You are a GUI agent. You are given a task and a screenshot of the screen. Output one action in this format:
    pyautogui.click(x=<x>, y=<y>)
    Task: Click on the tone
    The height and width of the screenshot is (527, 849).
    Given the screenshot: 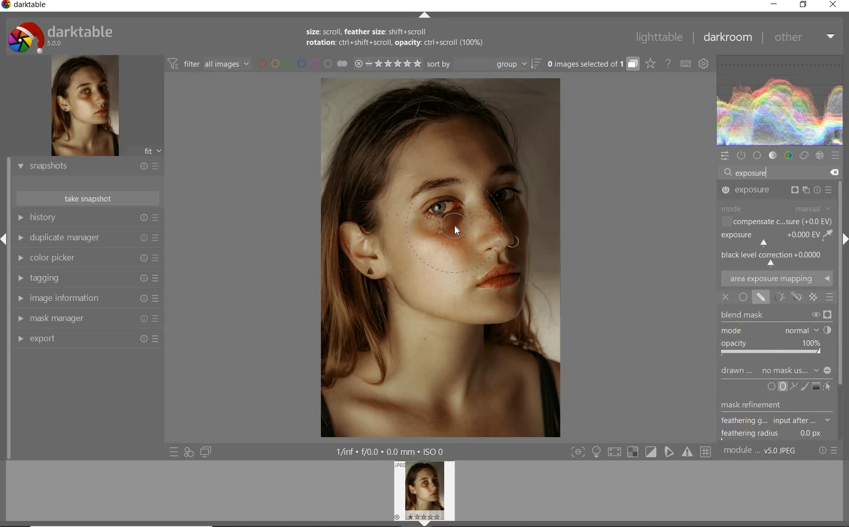 What is the action you would take?
    pyautogui.click(x=773, y=155)
    